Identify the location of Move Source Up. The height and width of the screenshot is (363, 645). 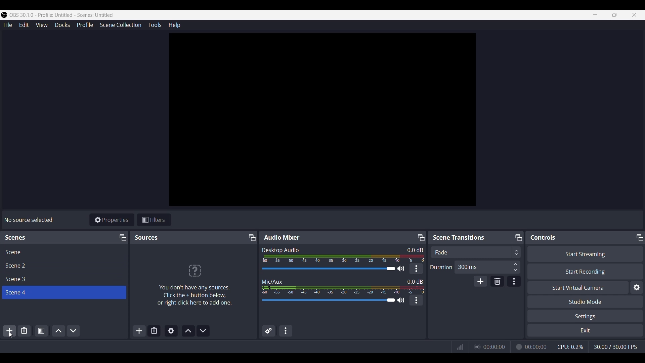
(188, 331).